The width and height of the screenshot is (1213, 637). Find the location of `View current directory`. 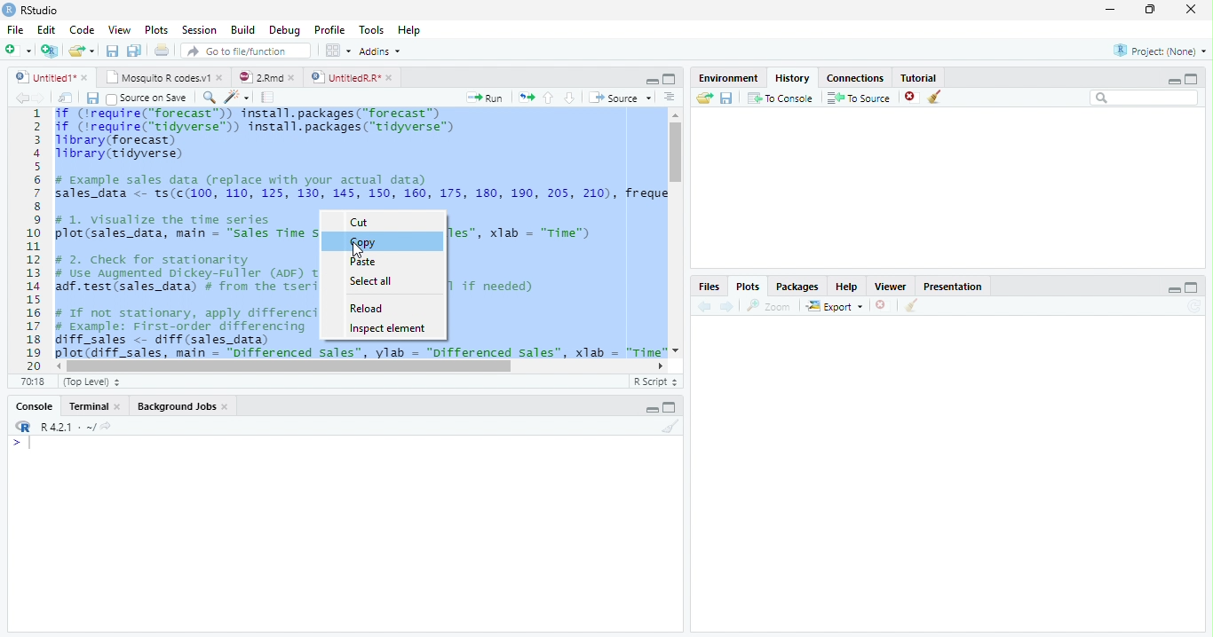

View current directory is located at coordinates (107, 427).